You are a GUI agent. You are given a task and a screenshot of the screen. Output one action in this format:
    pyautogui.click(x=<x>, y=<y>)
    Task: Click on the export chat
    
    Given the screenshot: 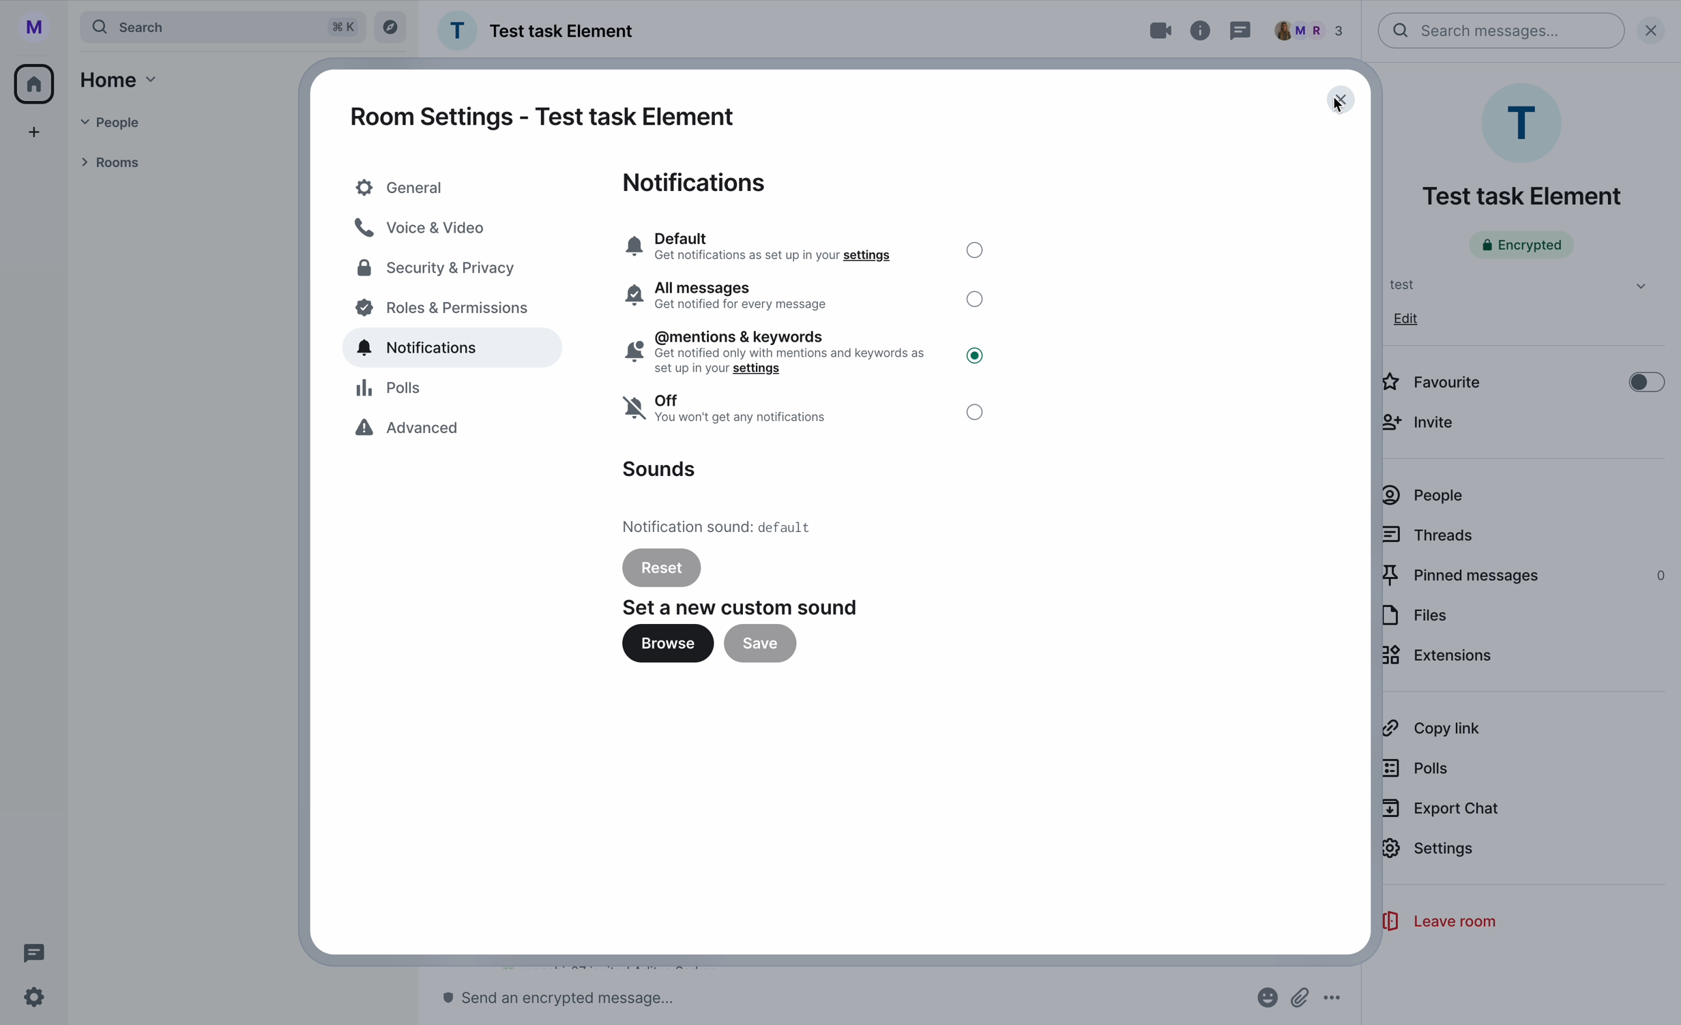 What is the action you would take?
    pyautogui.click(x=1442, y=809)
    